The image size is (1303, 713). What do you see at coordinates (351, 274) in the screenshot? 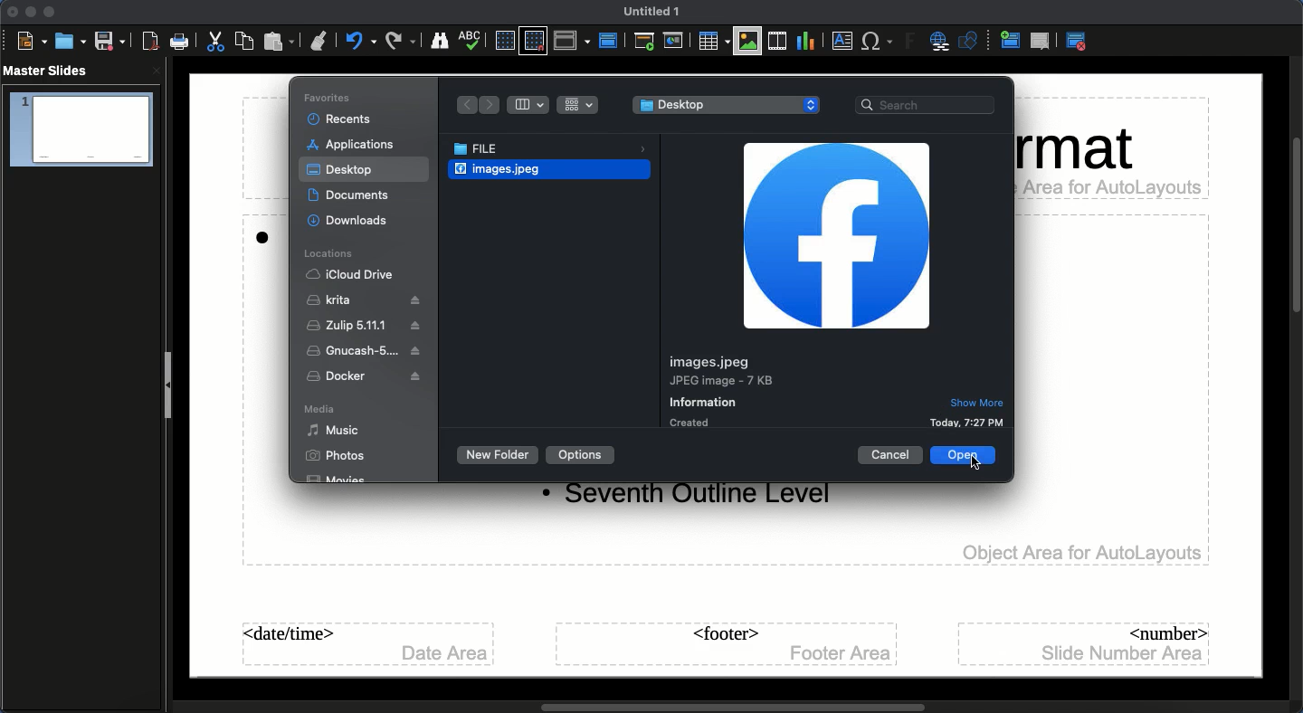
I see `iCloud Drive` at bounding box center [351, 274].